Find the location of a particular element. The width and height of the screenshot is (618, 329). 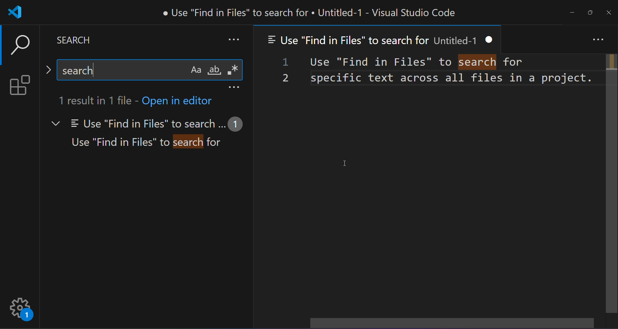

whole word is located at coordinates (212, 70).